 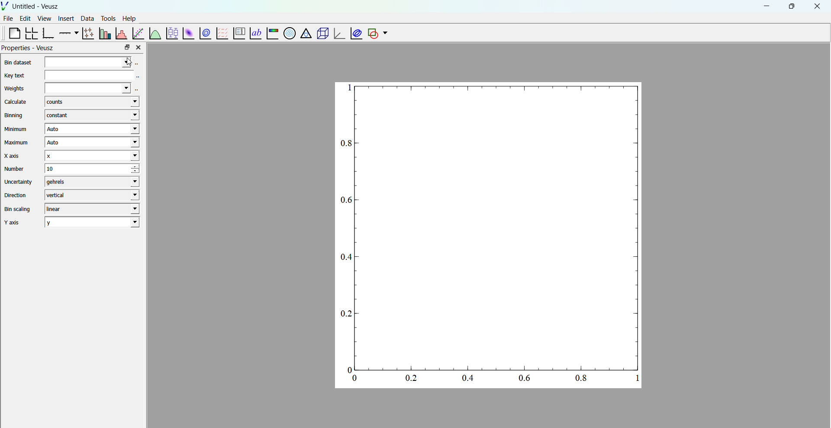 What do you see at coordinates (17, 195) in the screenshot?
I see `Direction` at bounding box center [17, 195].